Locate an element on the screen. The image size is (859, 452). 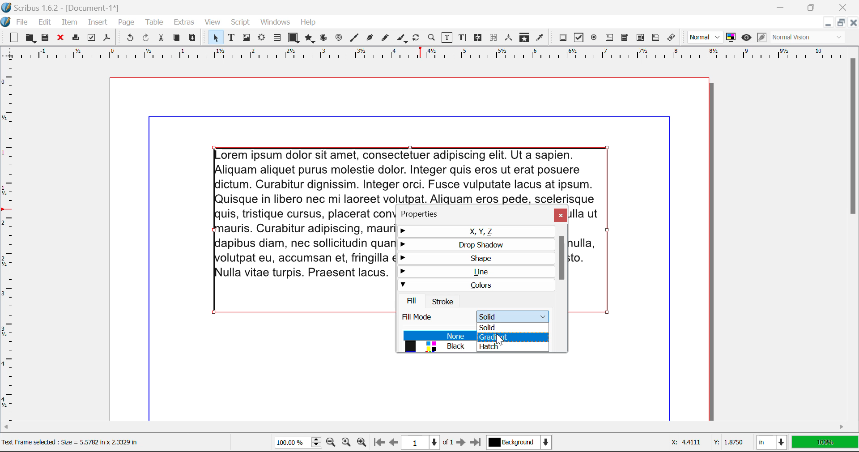
Gradient is located at coordinates (510, 338).